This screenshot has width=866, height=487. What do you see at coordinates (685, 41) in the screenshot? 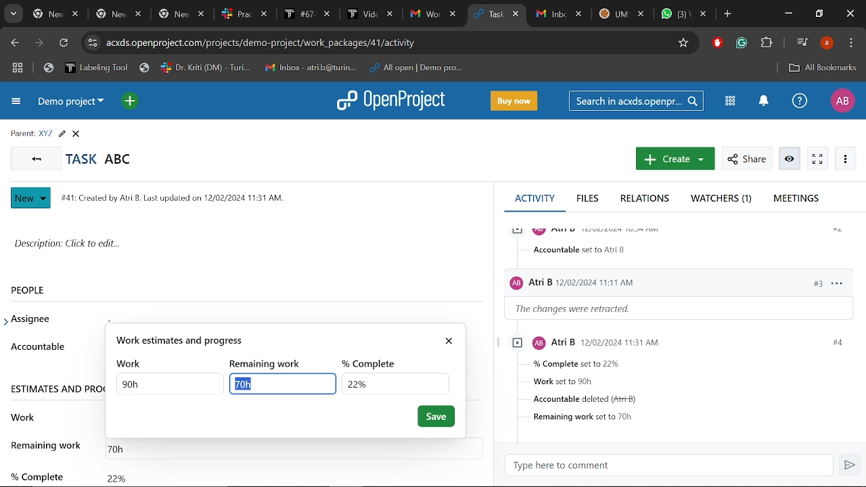
I see `Add/remove bookmark` at bounding box center [685, 41].